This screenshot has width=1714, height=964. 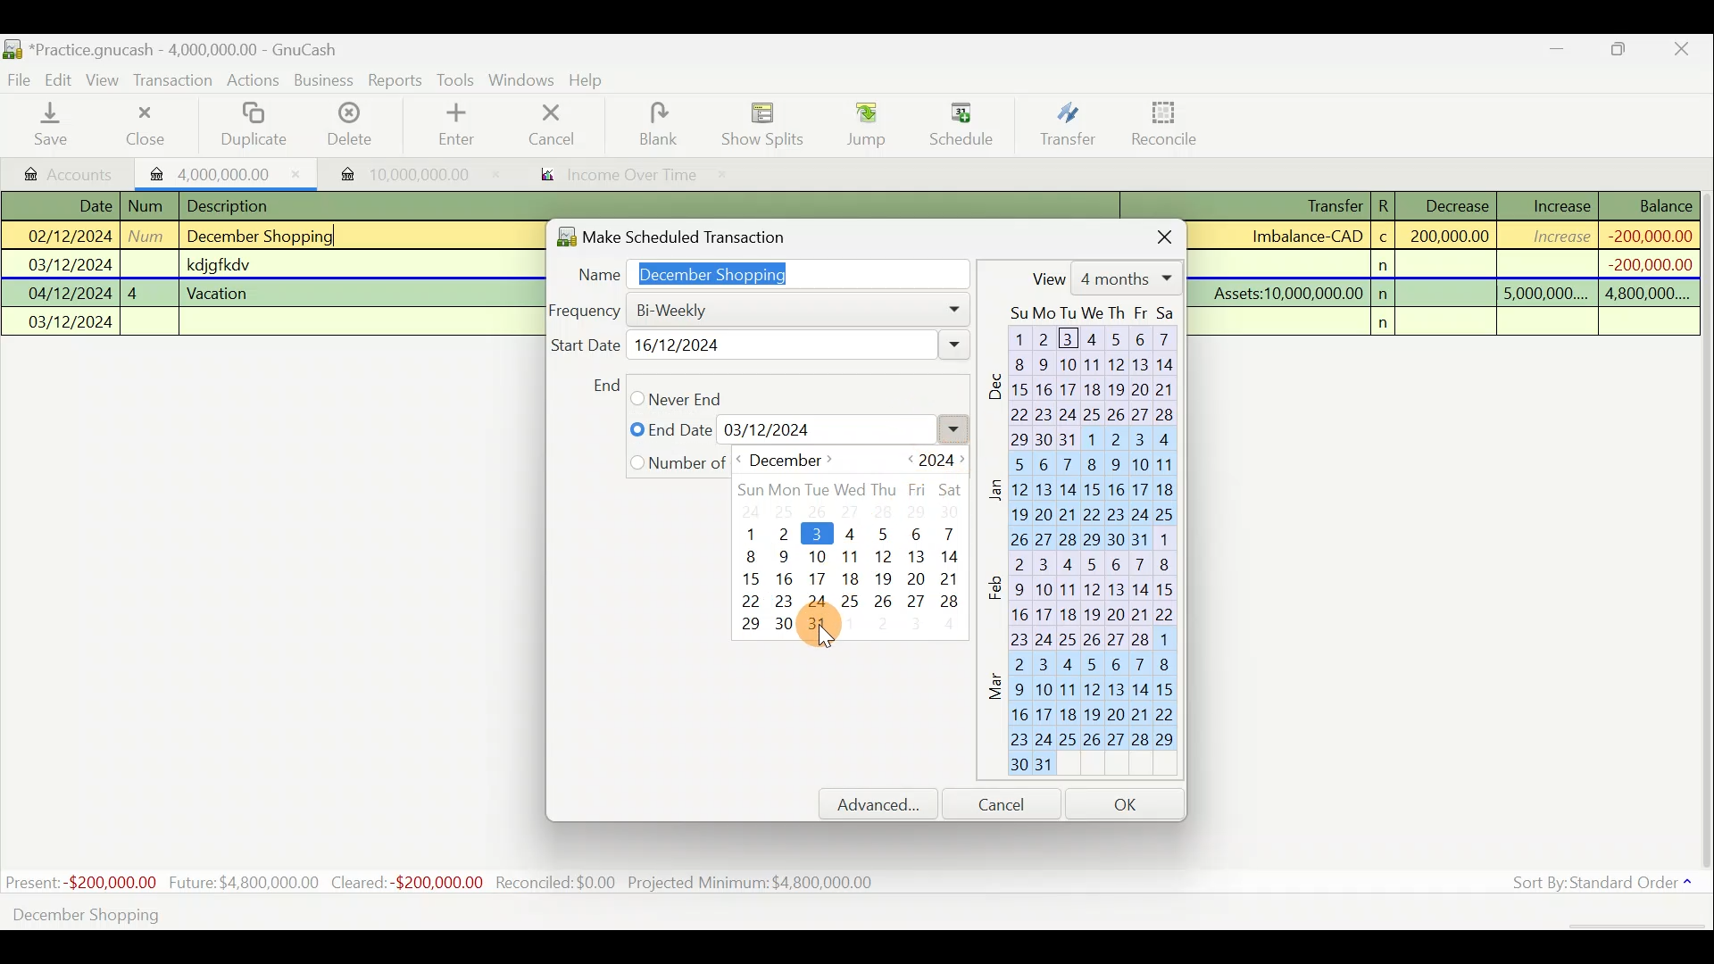 What do you see at coordinates (62, 79) in the screenshot?
I see `Edit` at bounding box center [62, 79].